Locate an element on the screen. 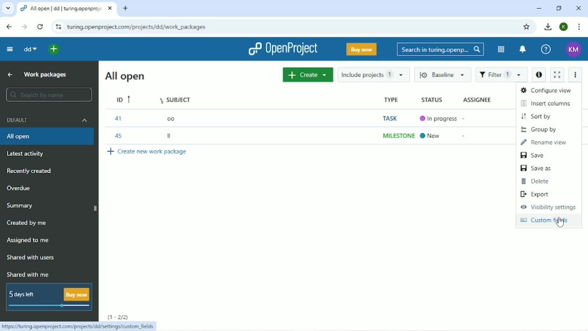 The image size is (588, 331). Activate zen mode is located at coordinates (557, 74).